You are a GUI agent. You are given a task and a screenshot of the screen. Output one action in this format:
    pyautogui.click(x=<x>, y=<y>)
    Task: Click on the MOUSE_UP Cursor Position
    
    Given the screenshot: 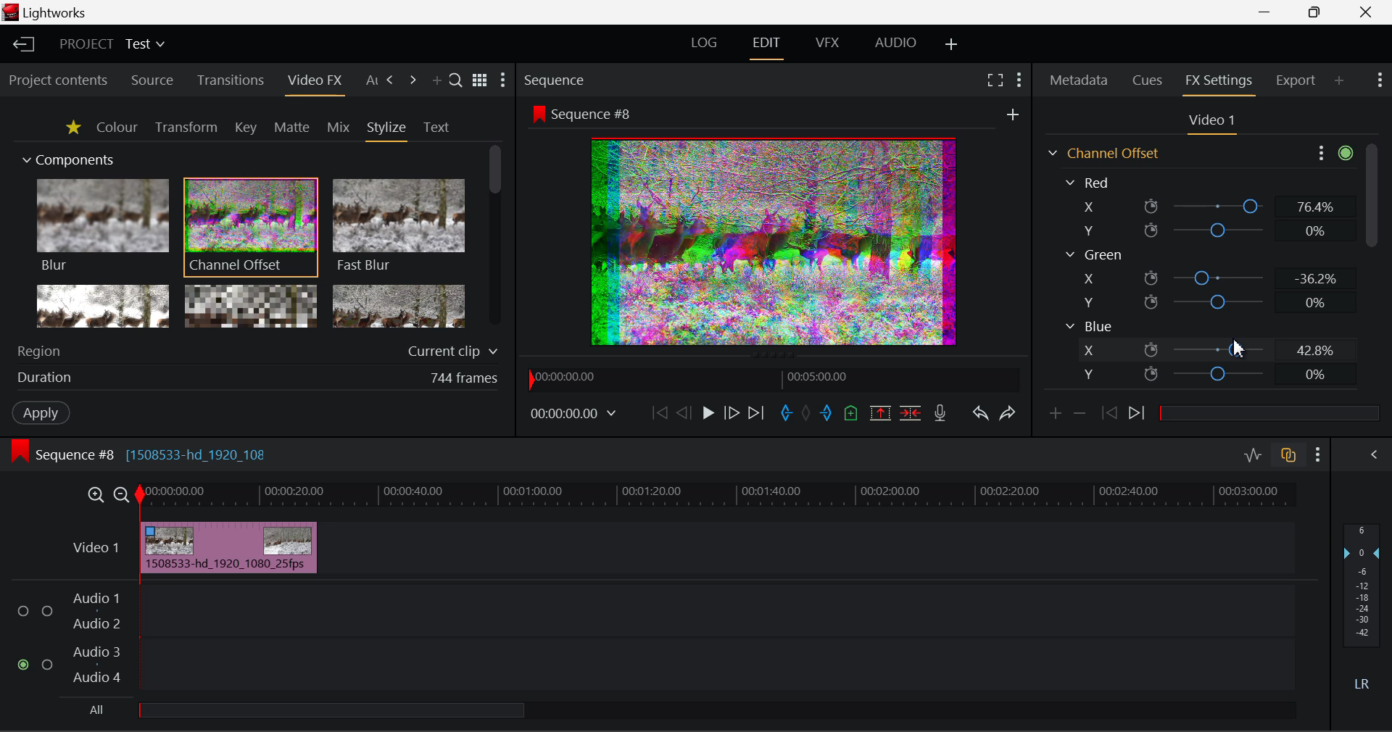 What is the action you would take?
    pyautogui.click(x=1239, y=346)
    